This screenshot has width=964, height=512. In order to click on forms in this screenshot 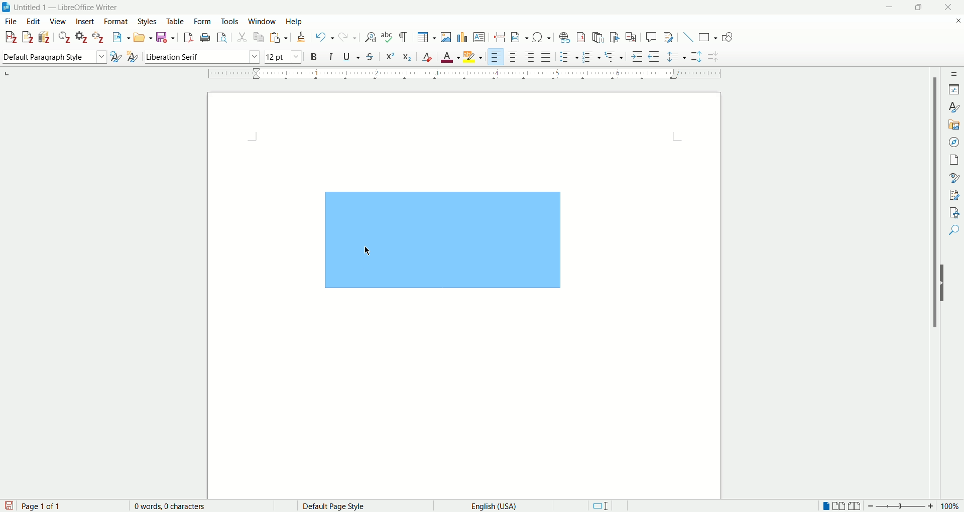, I will do `click(204, 21)`.